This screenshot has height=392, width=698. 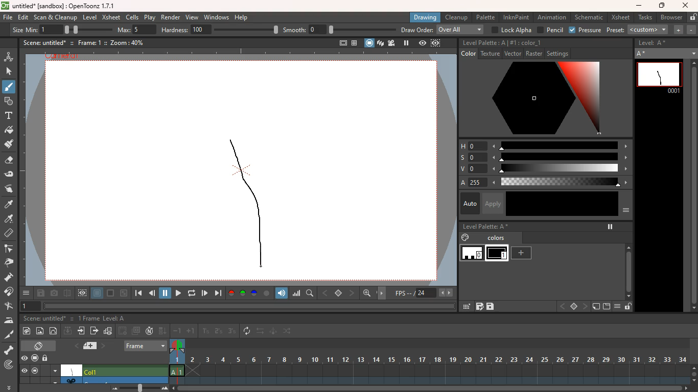 I want to click on move, so click(x=383, y=292).